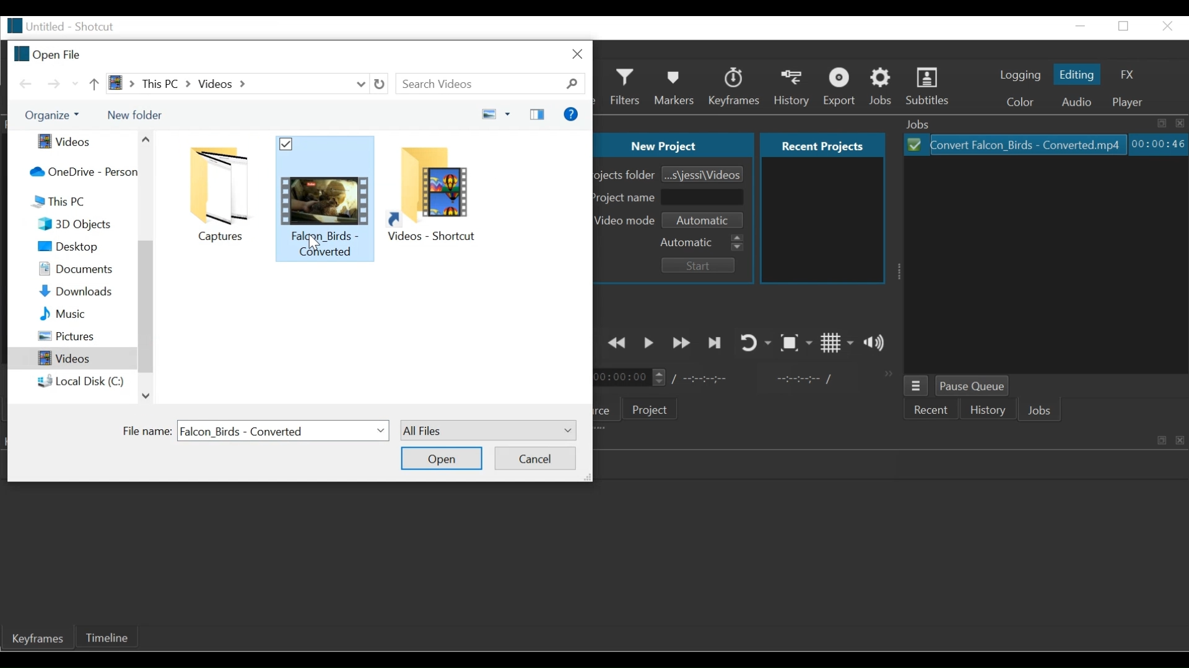 The width and height of the screenshot is (1189, 668). What do you see at coordinates (805, 379) in the screenshot?
I see `In point` at bounding box center [805, 379].